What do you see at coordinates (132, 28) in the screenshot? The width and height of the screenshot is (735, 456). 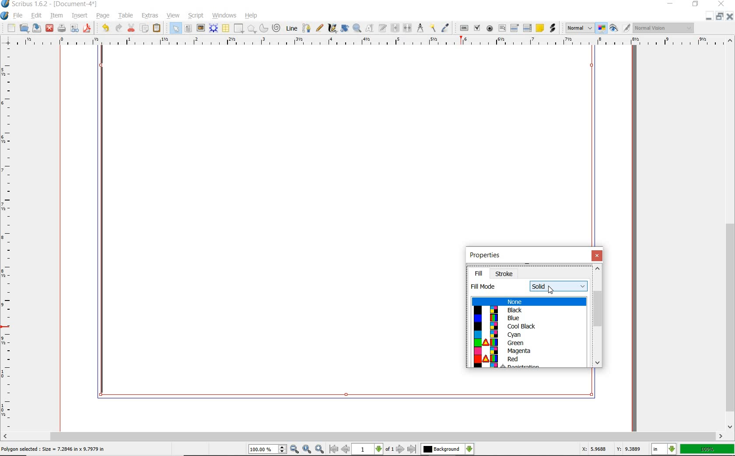 I see `cut` at bounding box center [132, 28].